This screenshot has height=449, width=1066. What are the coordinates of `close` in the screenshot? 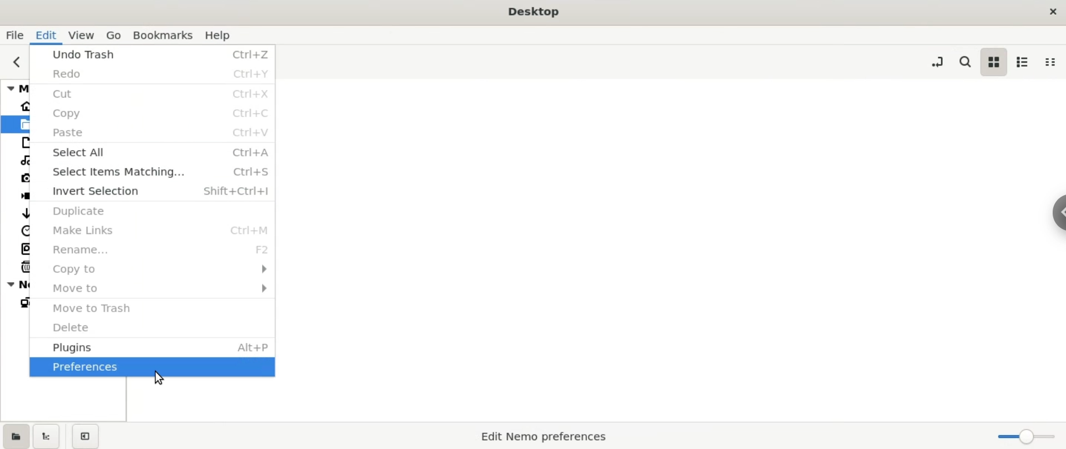 It's located at (1050, 11).